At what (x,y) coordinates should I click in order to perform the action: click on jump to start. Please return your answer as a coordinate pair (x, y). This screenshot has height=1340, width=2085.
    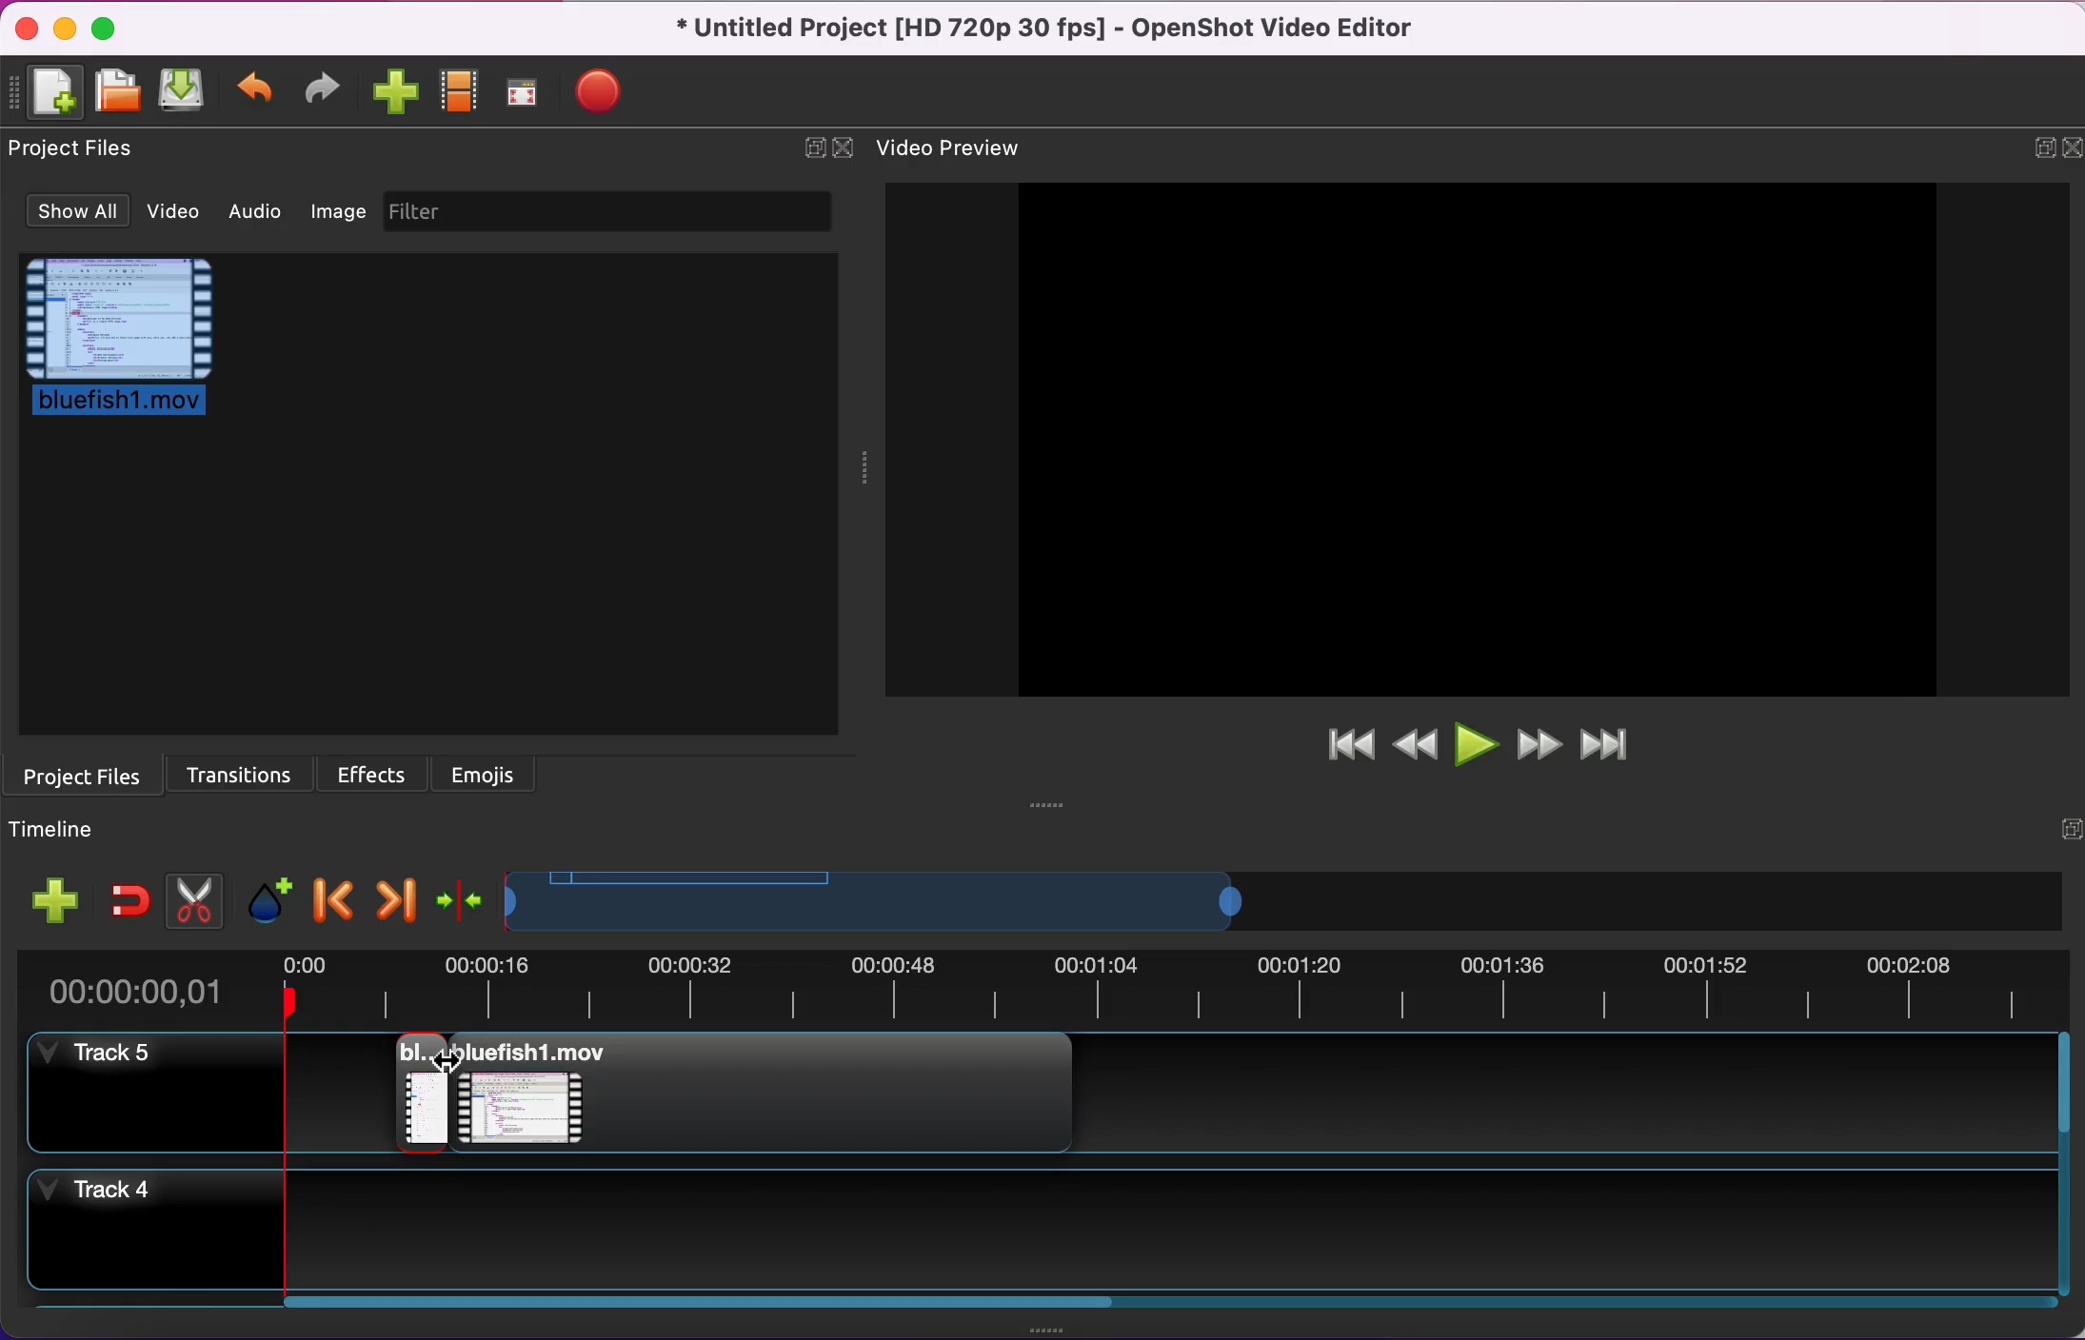
    Looking at the image, I should click on (1340, 752).